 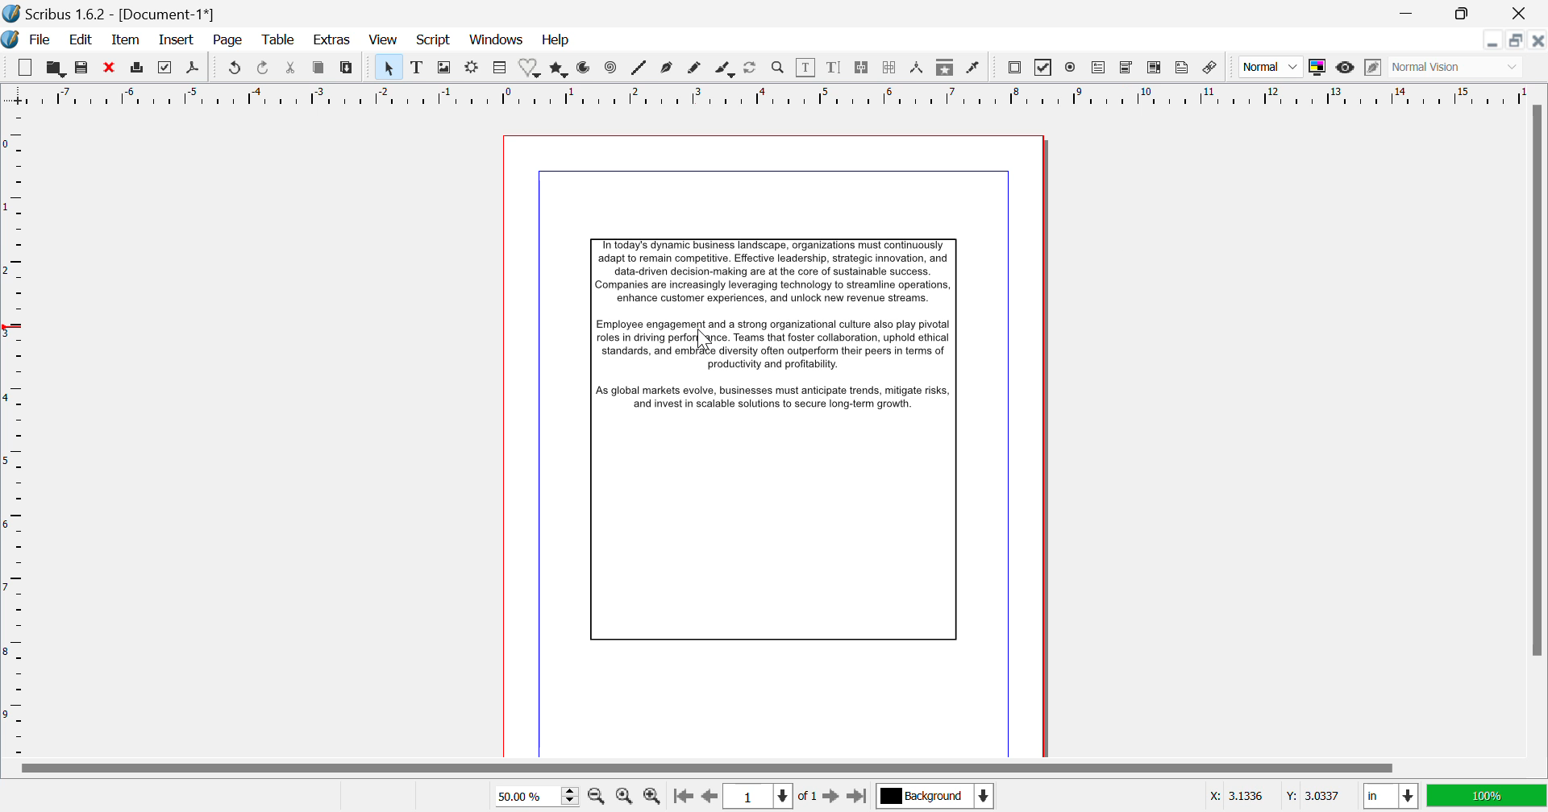 What do you see at coordinates (1493, 40) in the screenshot?
I see `Restore Down` at bounding box center [1493, 40].